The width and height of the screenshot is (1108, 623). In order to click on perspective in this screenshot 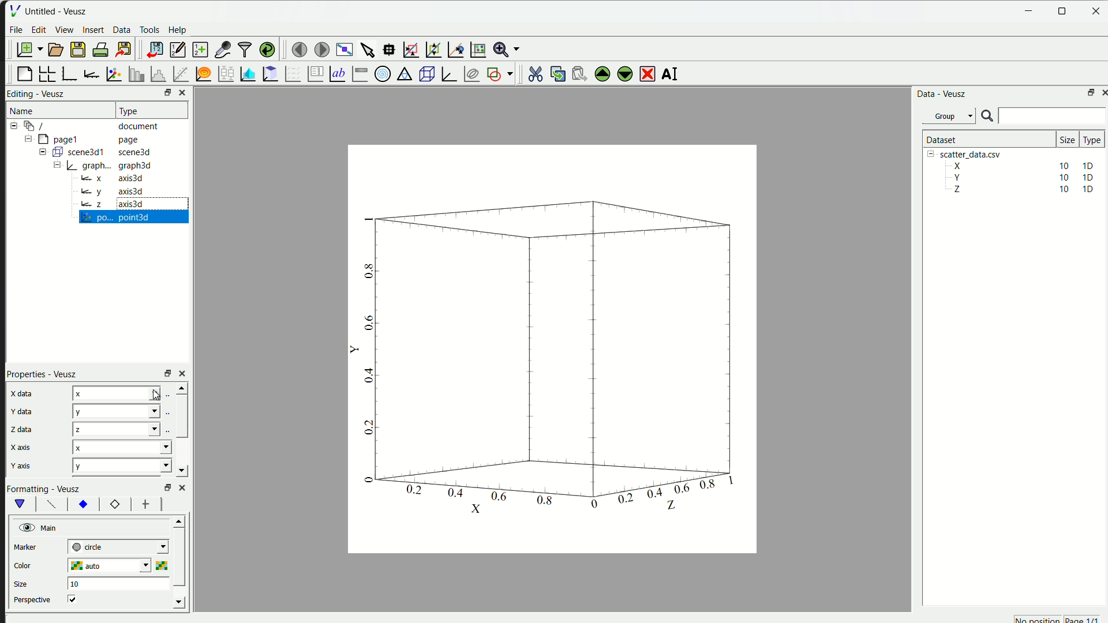, I will do `click(32, 600)`.